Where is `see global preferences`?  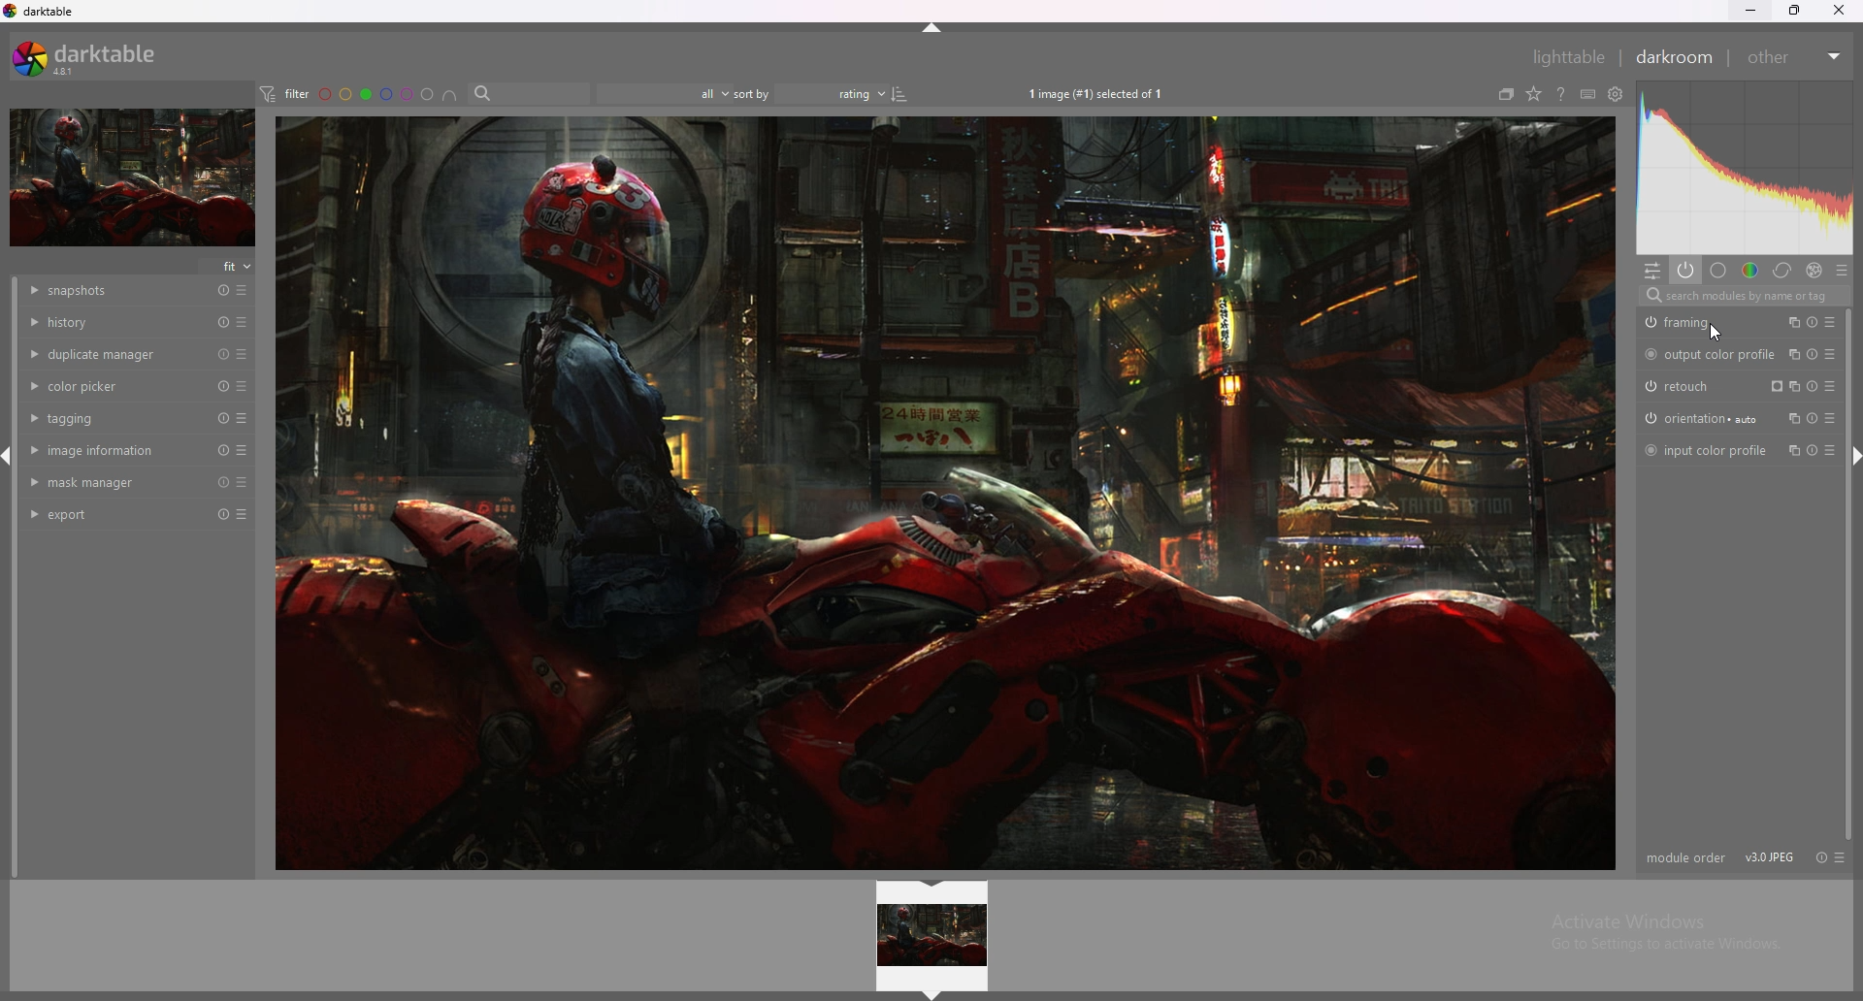
see global preferences is located at coordinates (1616, 93).